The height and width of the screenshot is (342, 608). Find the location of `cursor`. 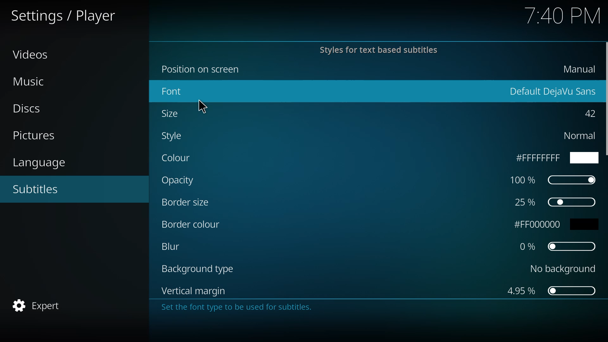

cursor is located at coordinates (204, 105).